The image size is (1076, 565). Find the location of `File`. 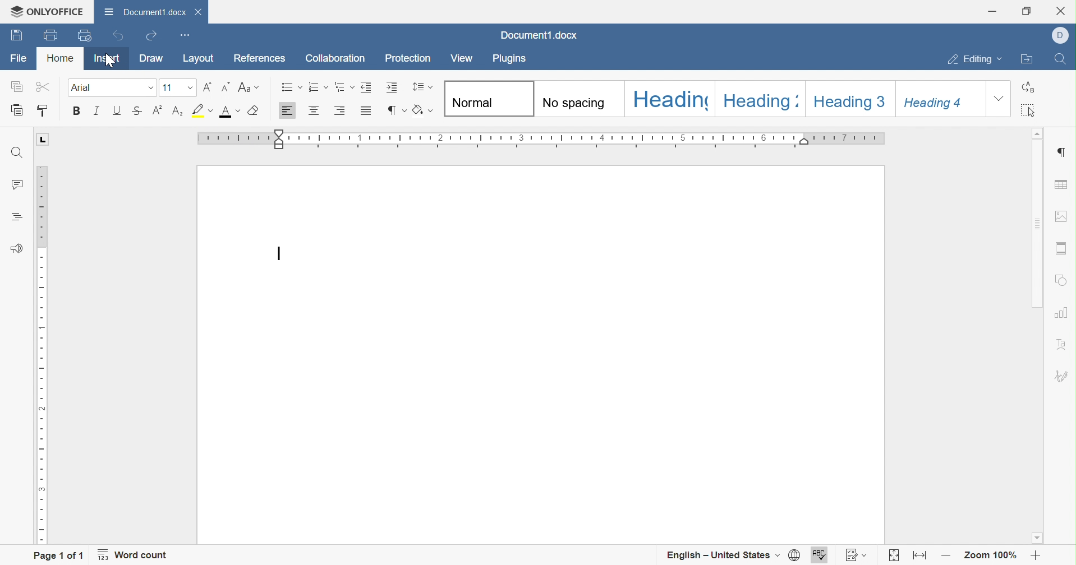

File is located at coordinates (20, 60).